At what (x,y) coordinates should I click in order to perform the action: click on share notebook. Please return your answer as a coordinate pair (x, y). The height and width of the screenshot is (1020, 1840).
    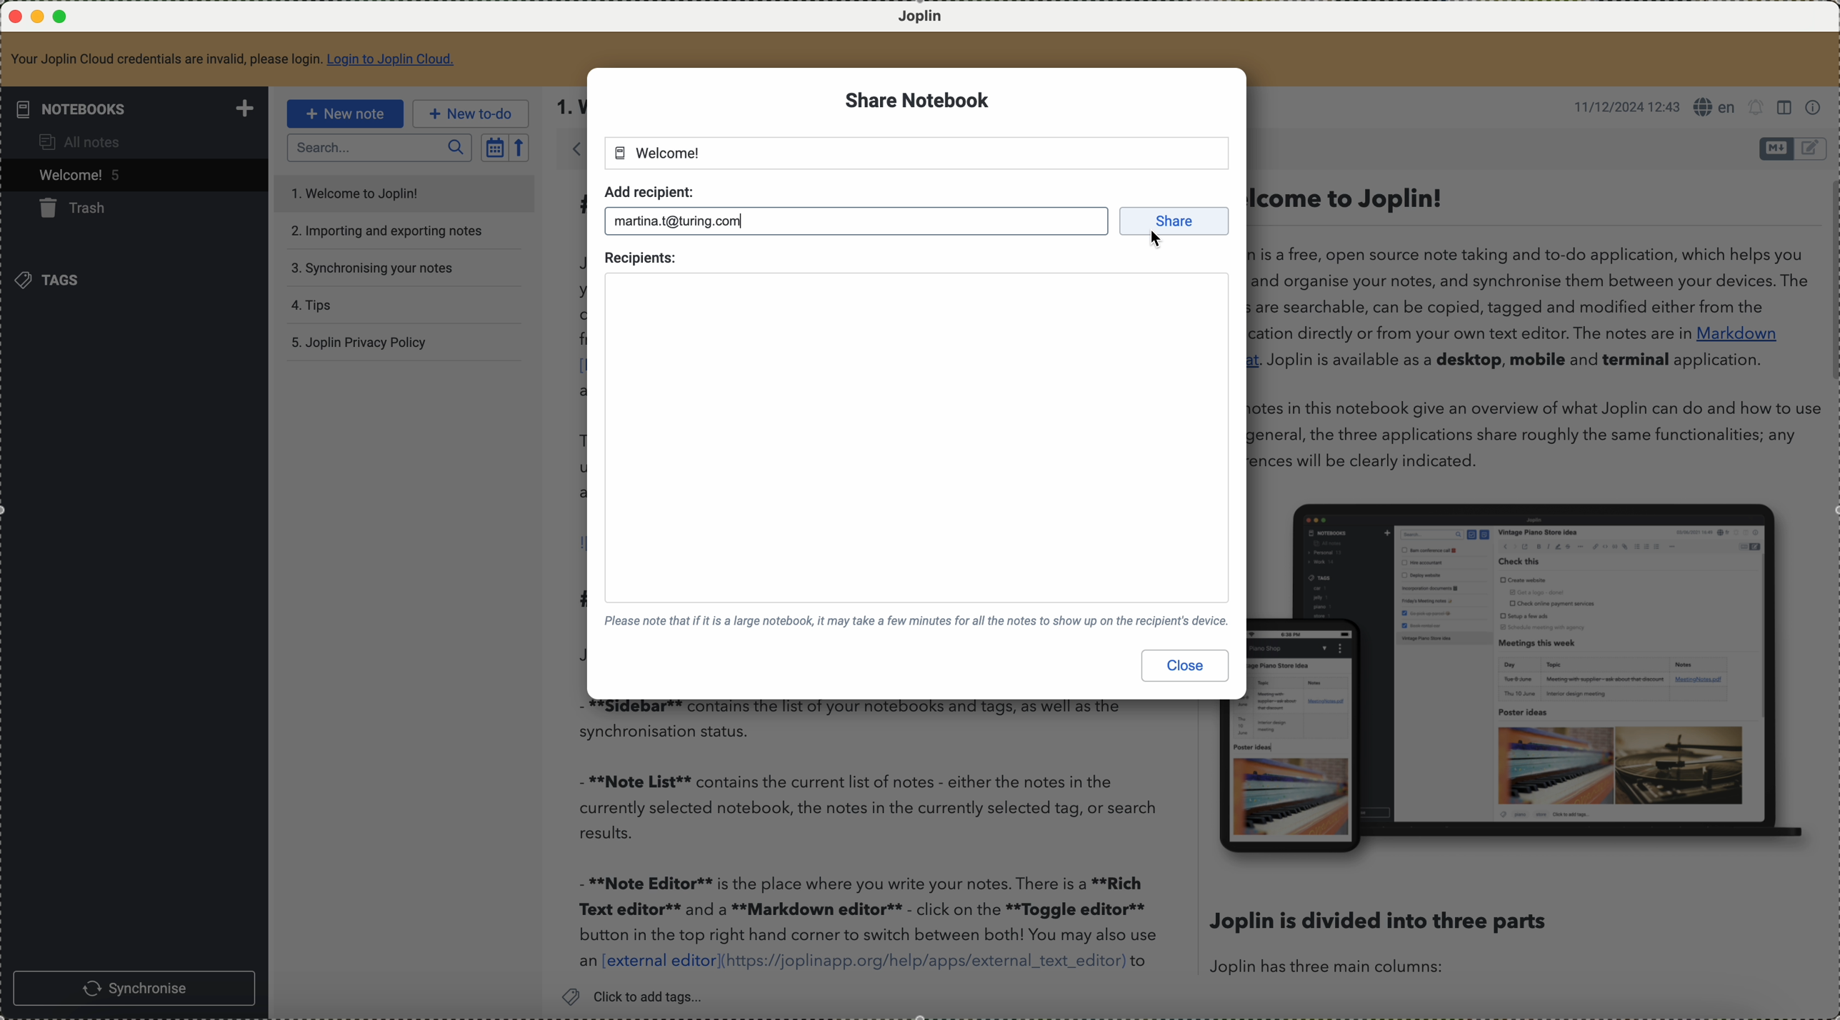
    Looking at the image, I should click on (918, 101).